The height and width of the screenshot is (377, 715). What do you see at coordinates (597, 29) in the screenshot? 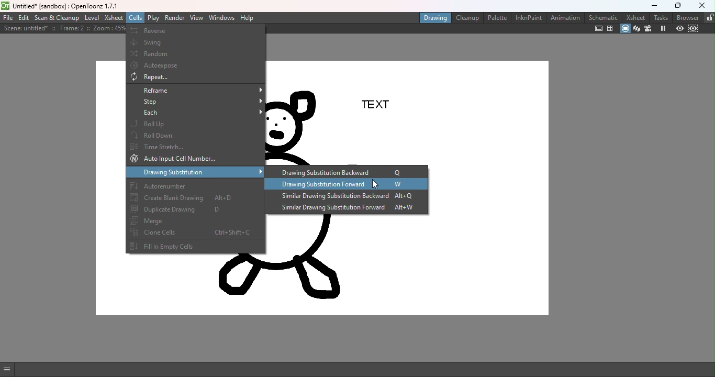
I see `Safe area` at bounding box center [597, 29].